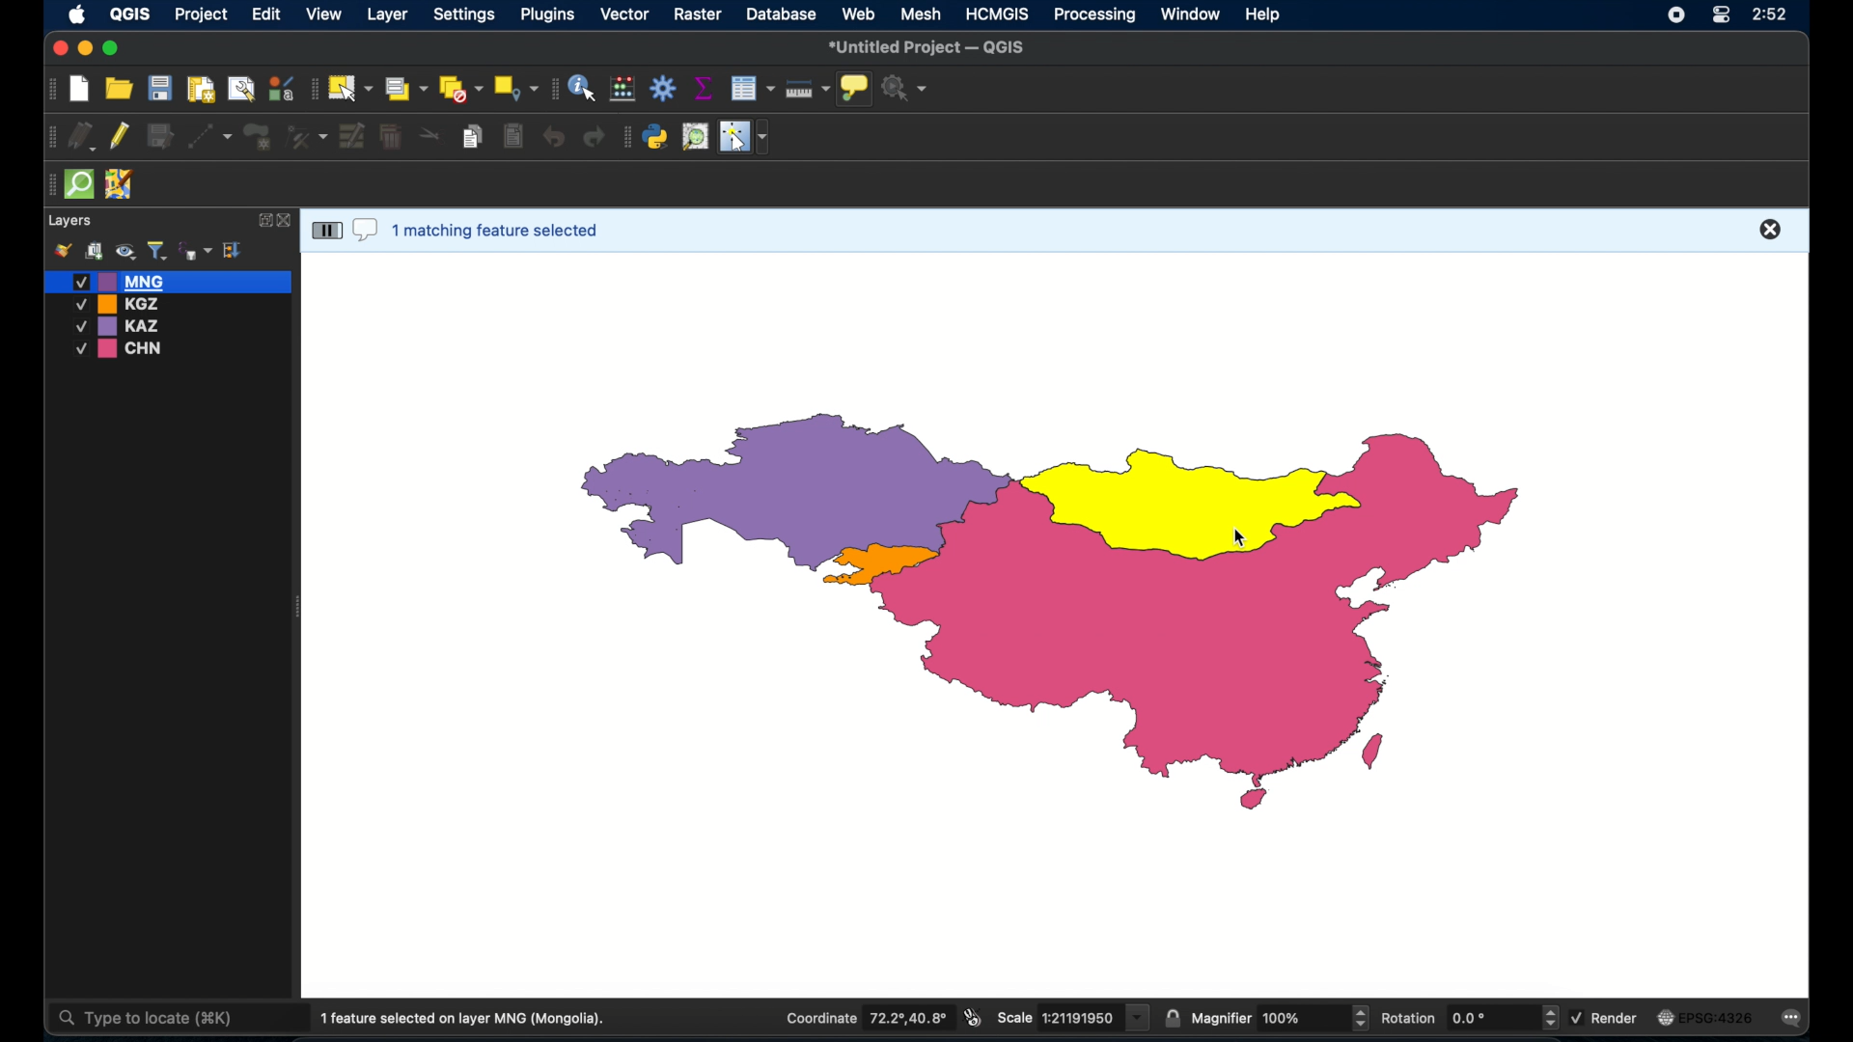 This screenshot has width=1853, height=1042. What do you see at coordinates (512, 136) in the screenshot?
I see `delete selected` at bounding box center [512, 136].